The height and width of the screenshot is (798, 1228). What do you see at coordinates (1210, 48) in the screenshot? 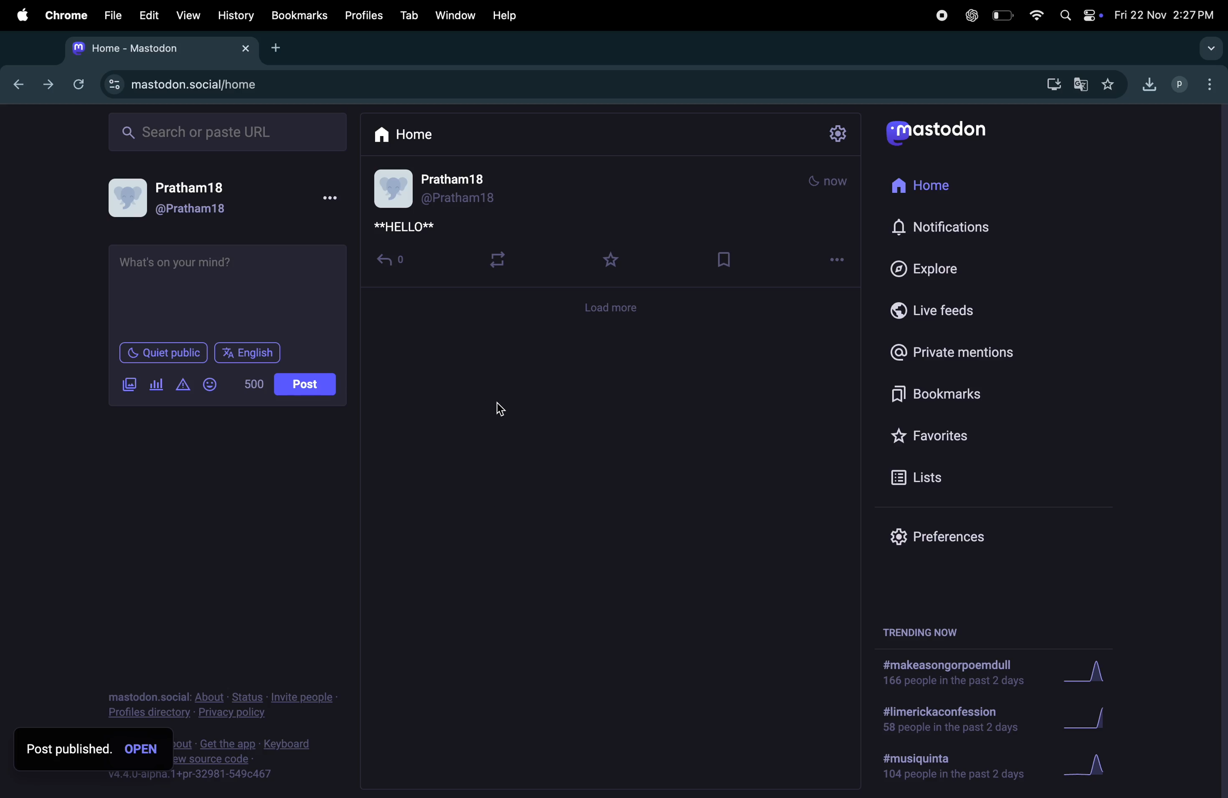
I see `drop down` at bounding box center [1210, 48].